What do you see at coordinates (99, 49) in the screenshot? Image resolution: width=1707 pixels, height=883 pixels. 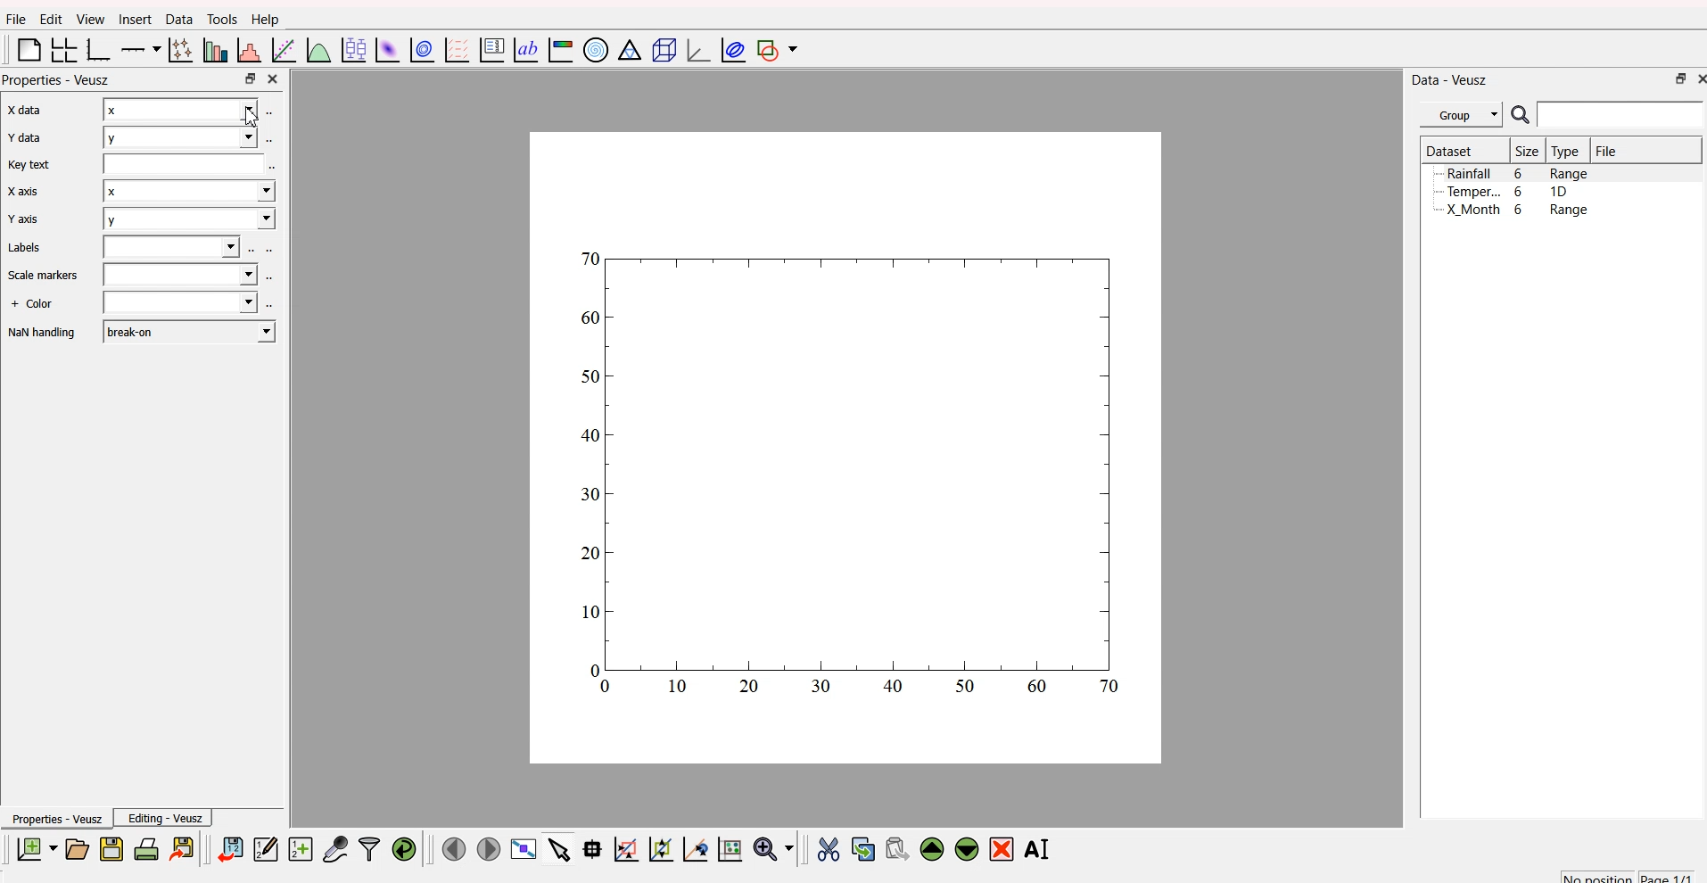 I see `base graph` at bounding box center [99, 49].